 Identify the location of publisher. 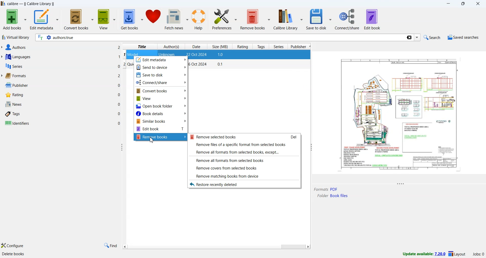
(300, 47).